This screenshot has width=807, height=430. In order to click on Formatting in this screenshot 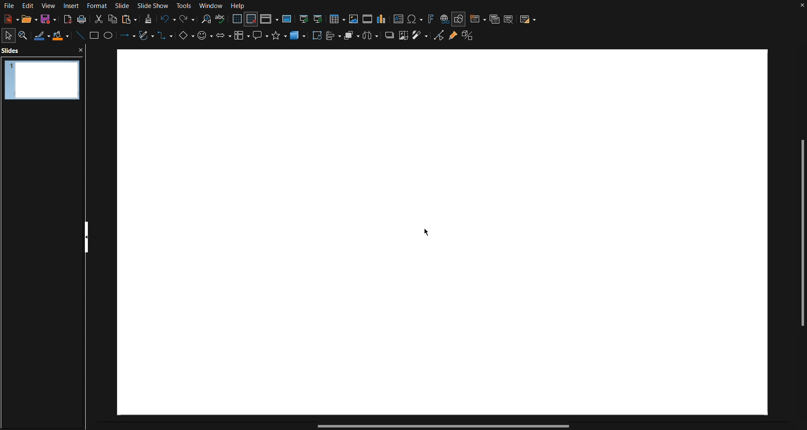, I will do `click(148, 19)`.